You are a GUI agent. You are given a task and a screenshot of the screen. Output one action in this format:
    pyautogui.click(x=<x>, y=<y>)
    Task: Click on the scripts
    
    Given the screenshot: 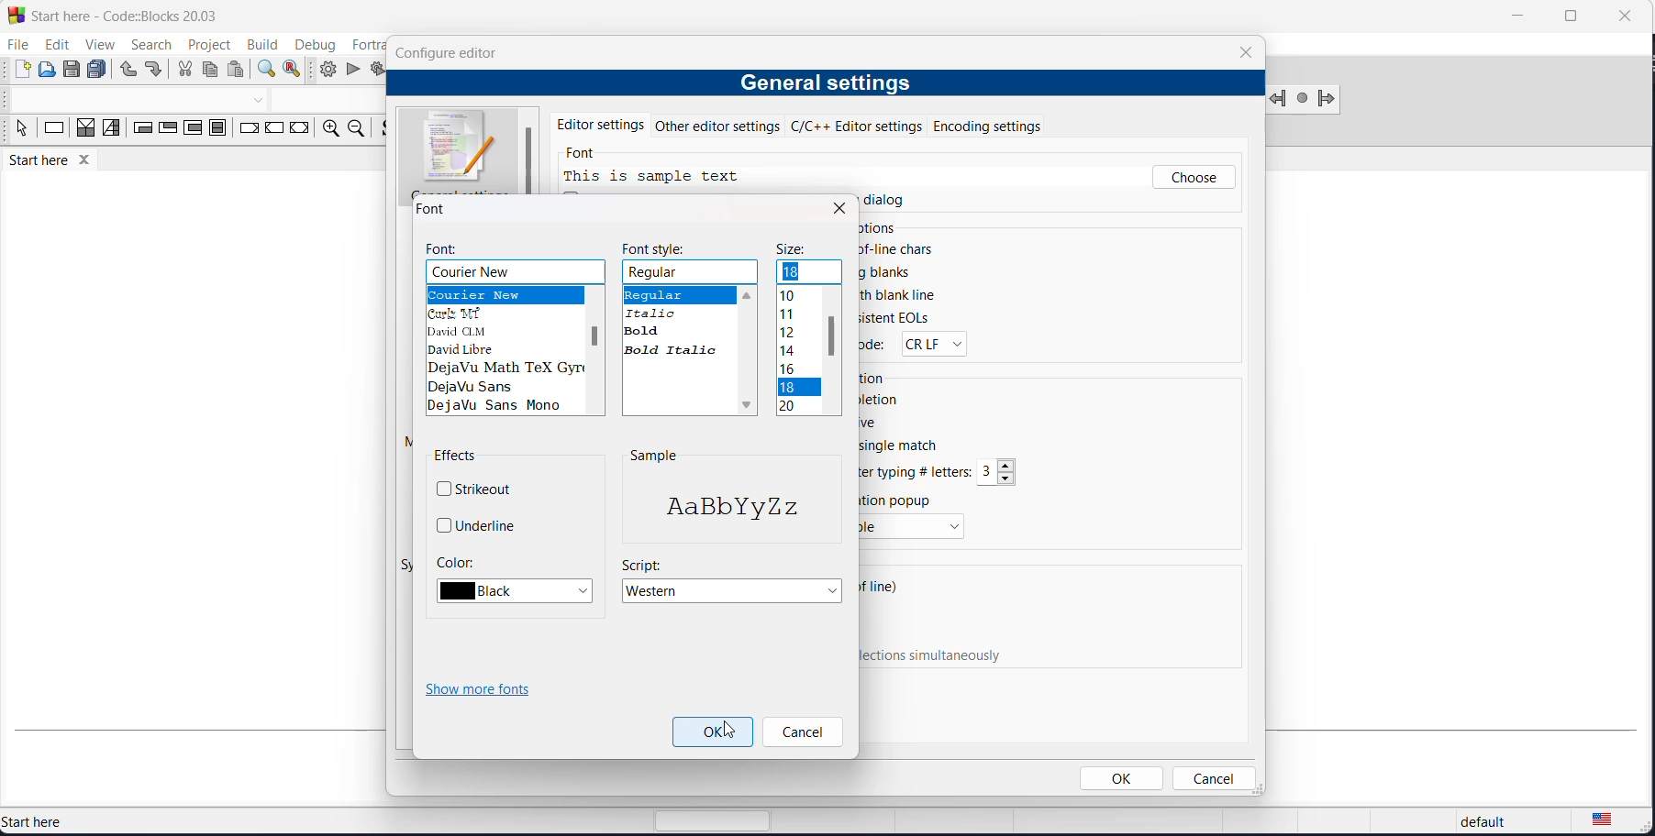 What is the action you would take?
    pyautogui.click(x=642, y=564)
    